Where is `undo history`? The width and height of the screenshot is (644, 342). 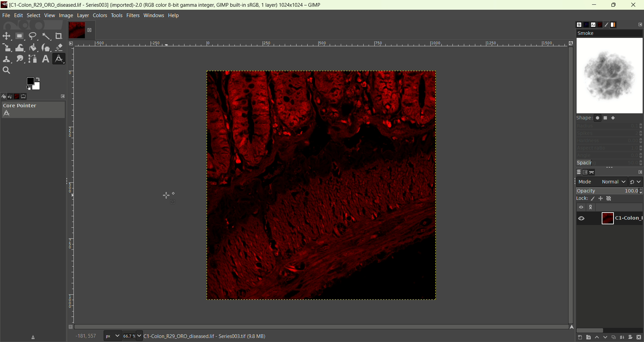 undo history is located at coordinates (12, 97).